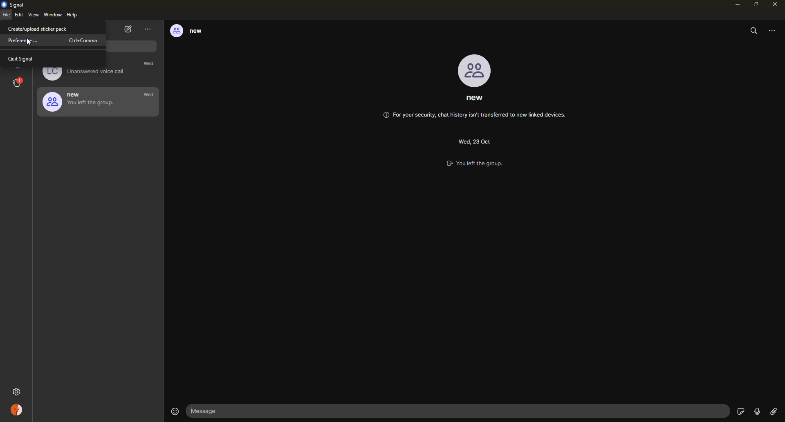 The image size is (785, 422). I want to click on more, so click(148, 29).